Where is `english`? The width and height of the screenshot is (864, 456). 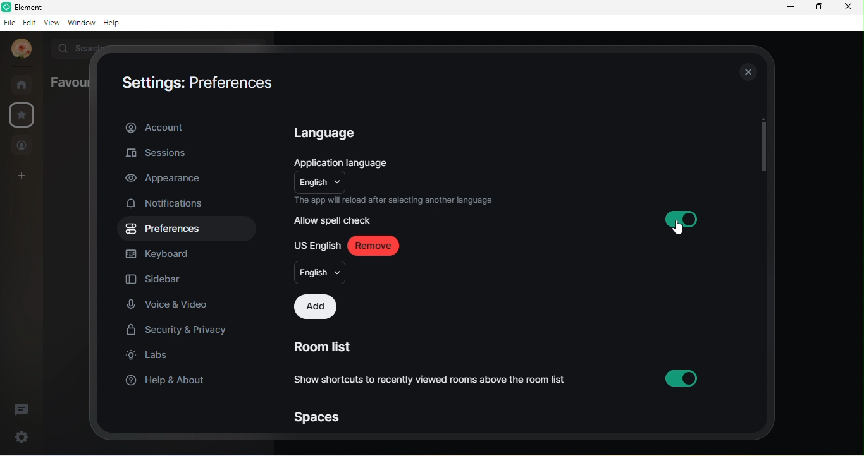
english is located at coordinates (319, 273).